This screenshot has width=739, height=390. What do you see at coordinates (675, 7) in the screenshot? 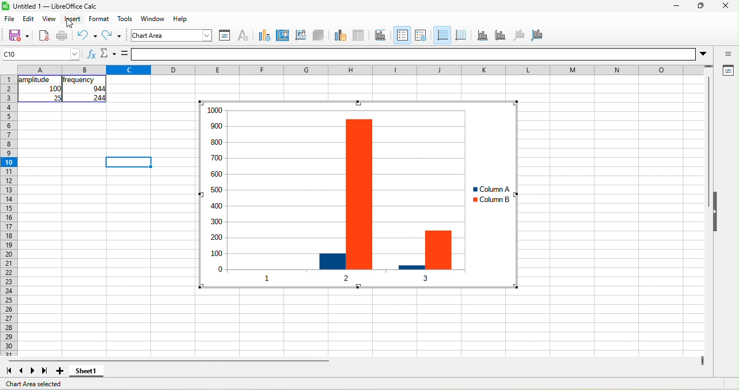
I see `minimize` at bounding box center [675, 7].